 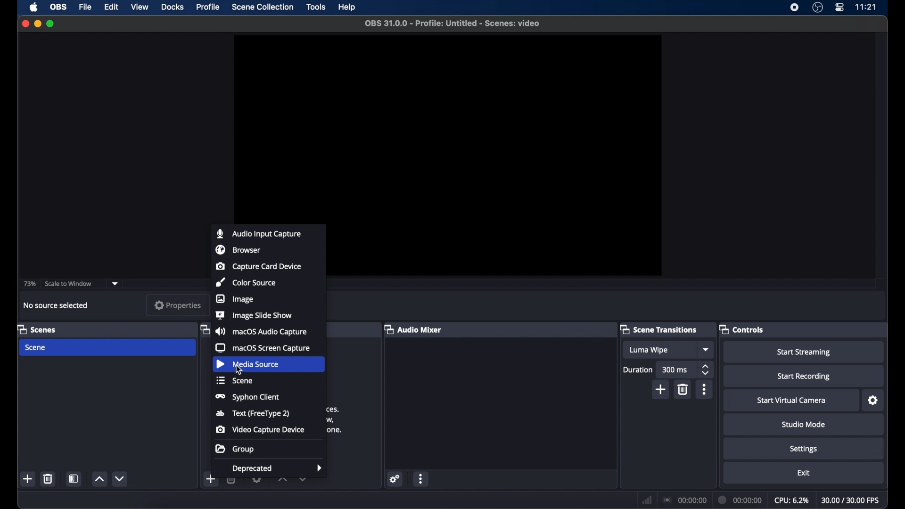 What do you see at coordinates (235, 299) in the screenshot?
I see `image` at bounding box center [235, 299].